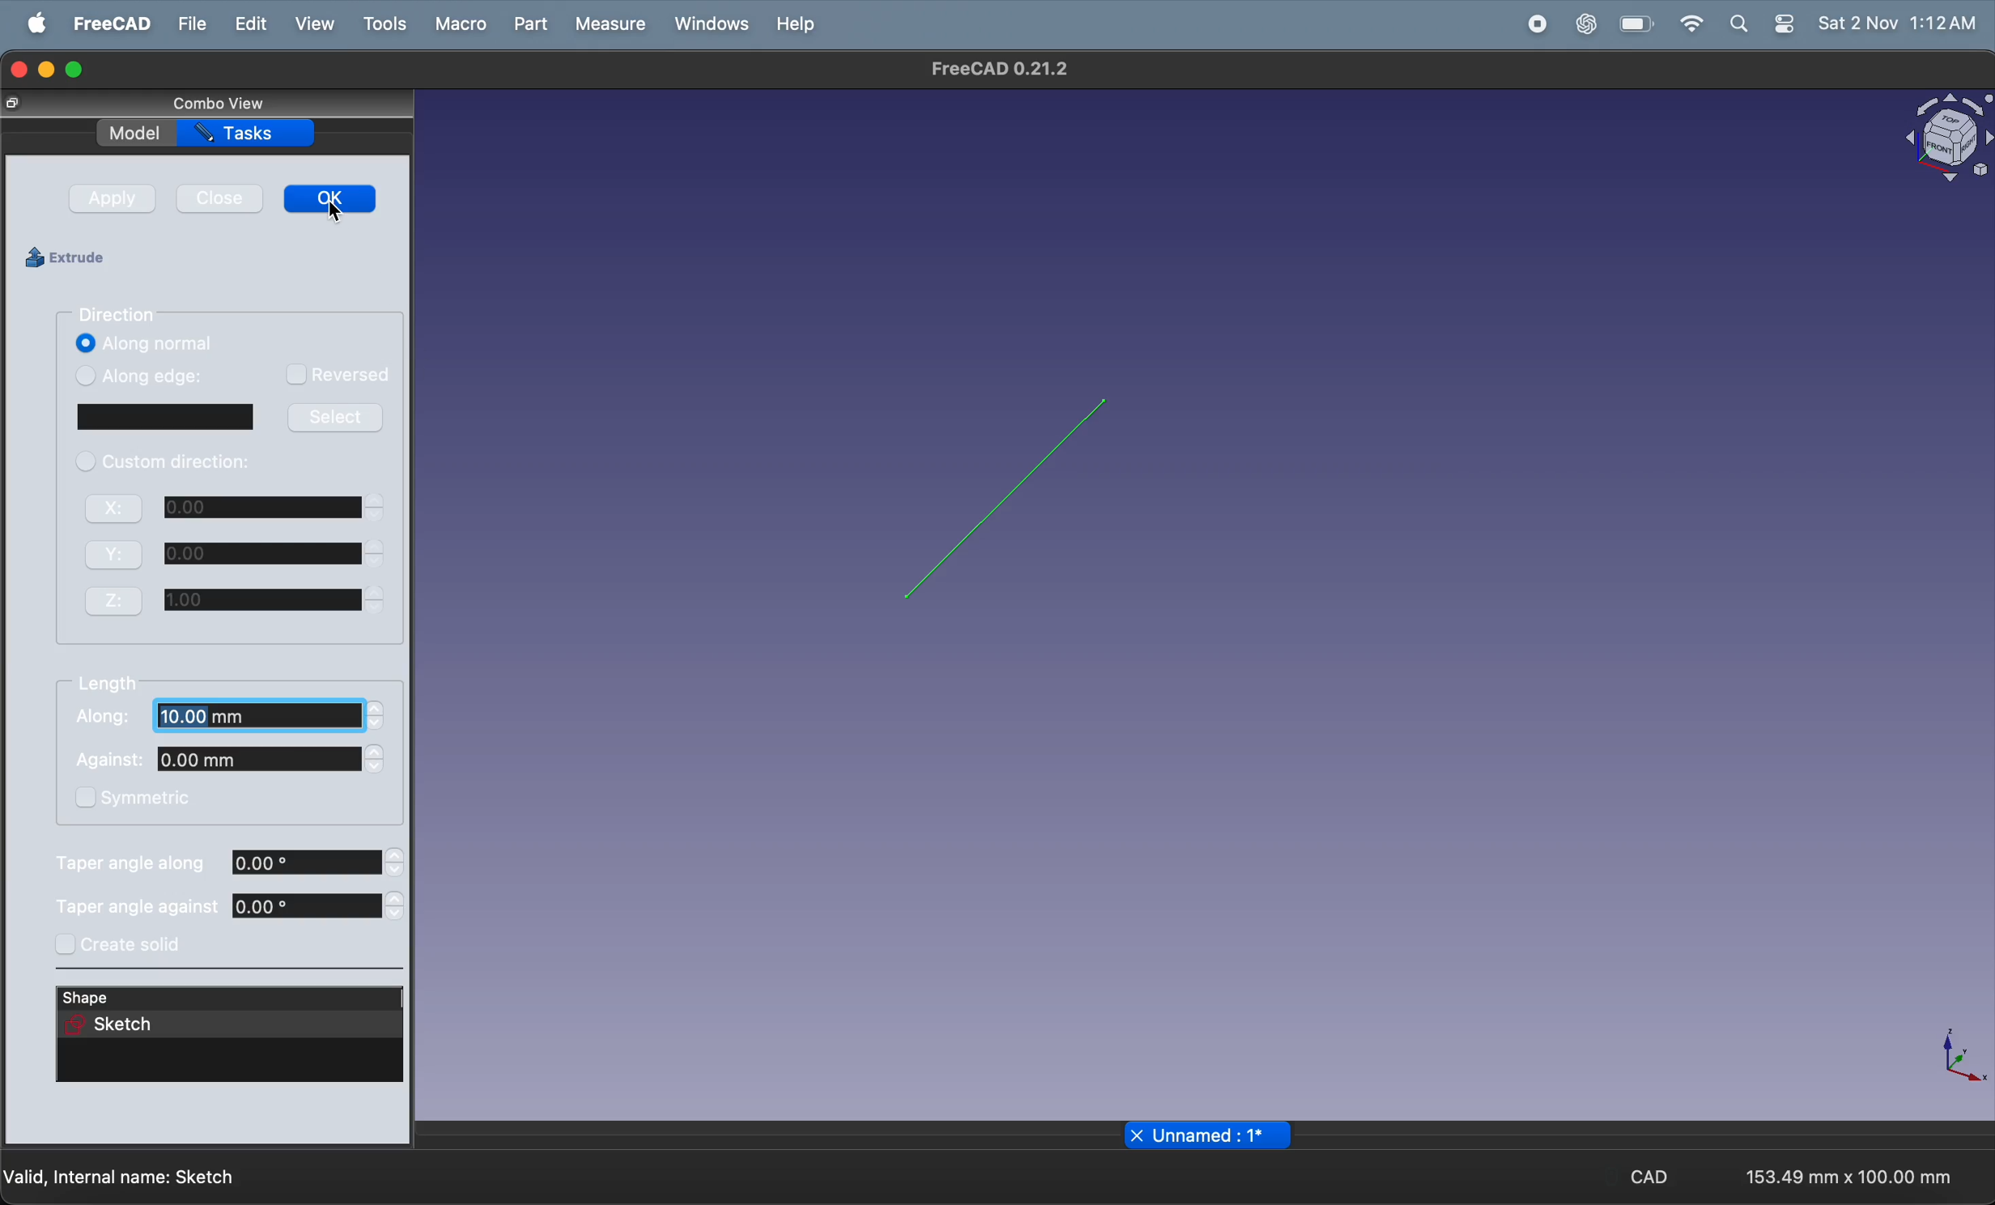 The image size is (1995, 1205). What do you see at coordinates (1538, 25) in the screenshot?
I see `record` at bounding box center [1538, 25].